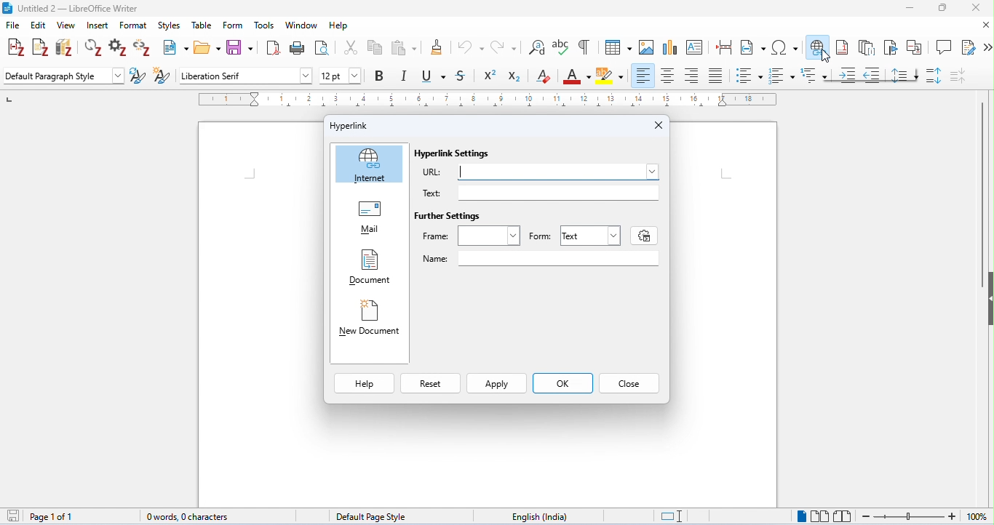  Describe the element at coordinates (53, 517) in the screenshot. I see `page 1 of 1` at that location.